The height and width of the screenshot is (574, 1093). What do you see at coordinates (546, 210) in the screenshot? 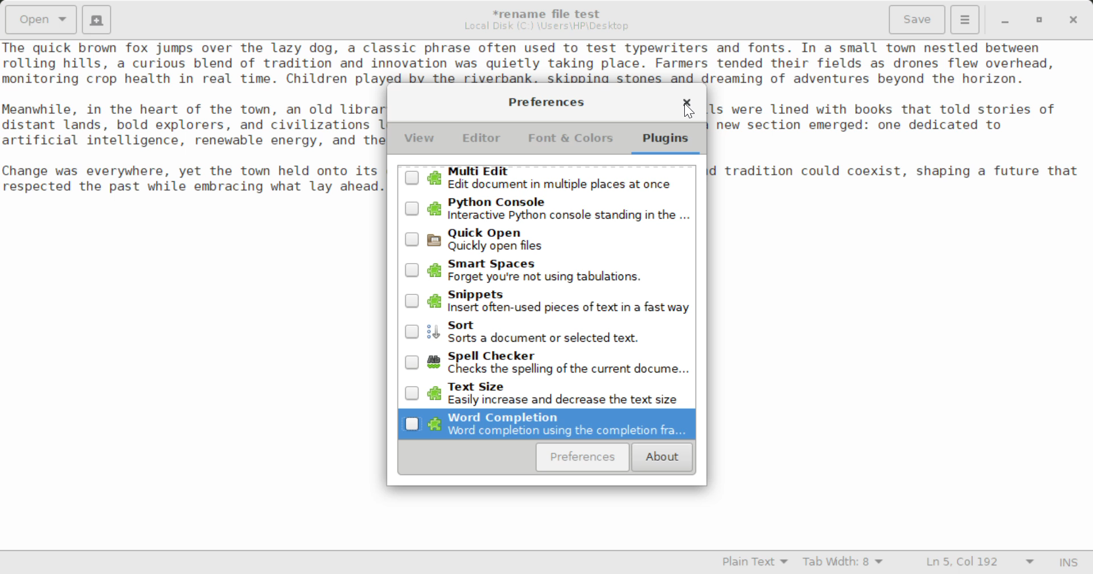
I see `Python Console Plugin Button Unselected` at bounding box center [546, 210].